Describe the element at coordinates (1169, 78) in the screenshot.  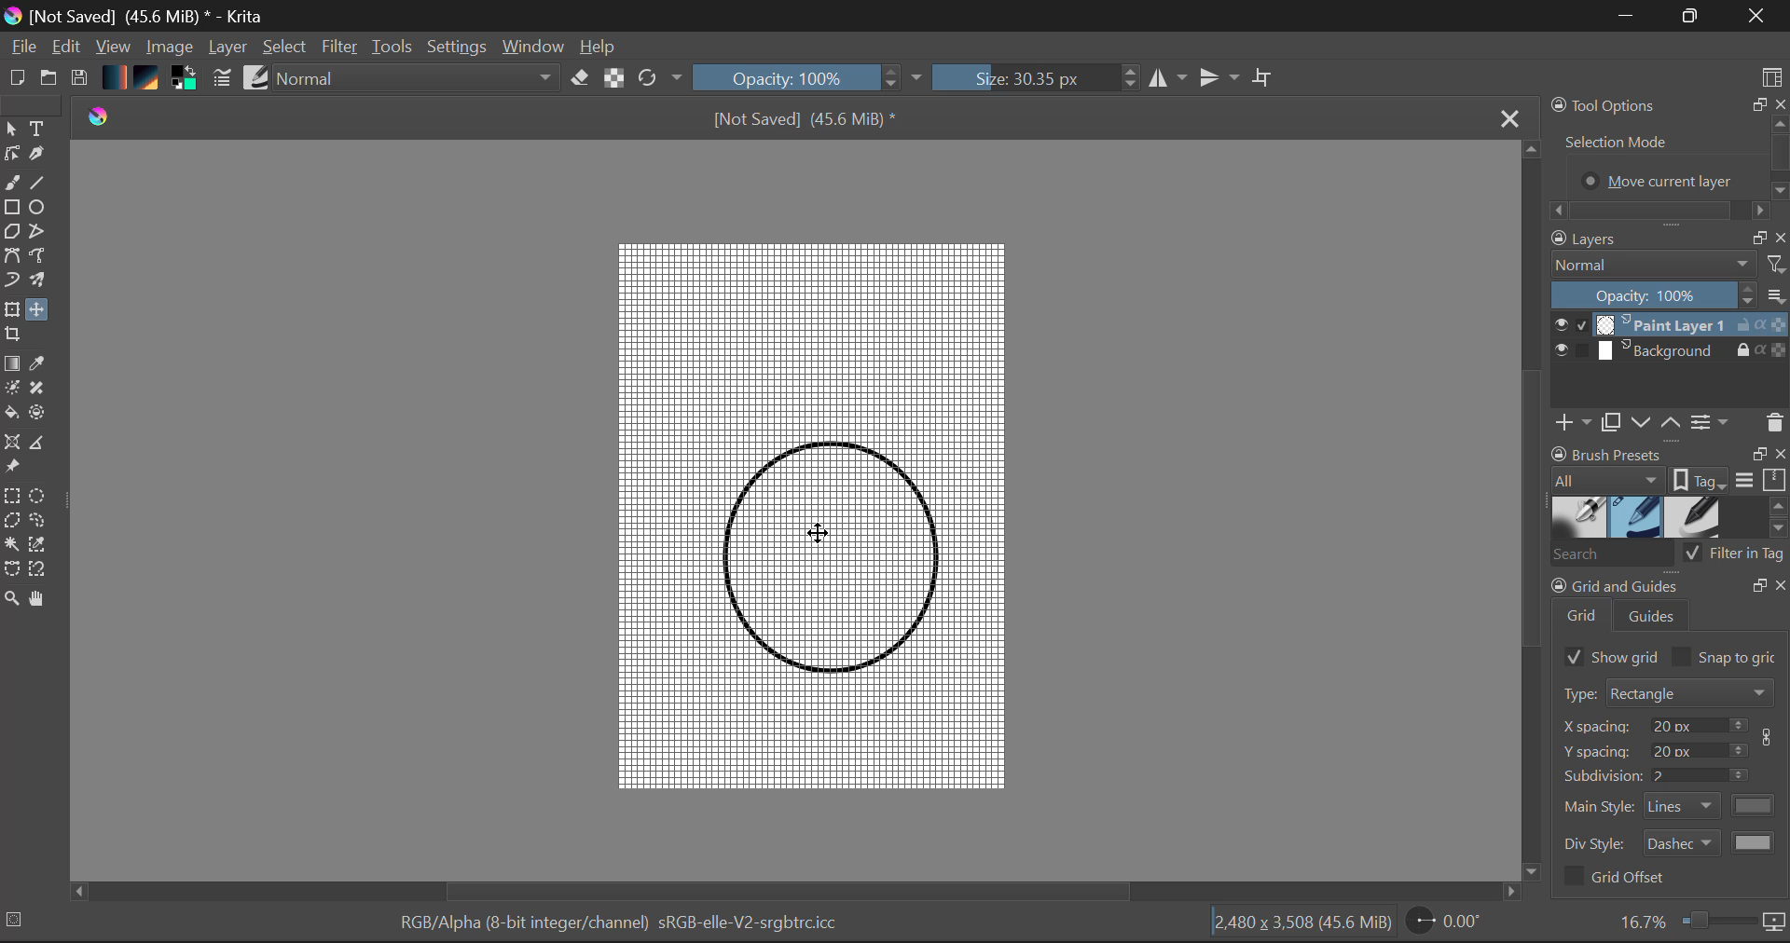
I see `Vertical Mirror Flip` at that location.